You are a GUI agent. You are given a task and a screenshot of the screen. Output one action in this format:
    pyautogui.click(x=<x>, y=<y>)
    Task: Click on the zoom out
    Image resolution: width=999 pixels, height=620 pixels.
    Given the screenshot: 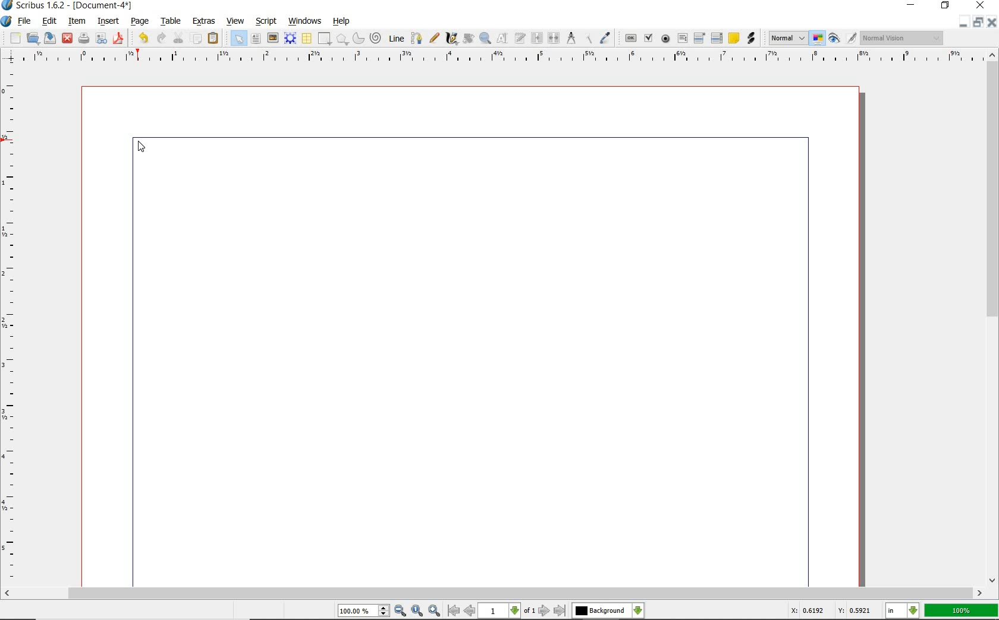 What is the action you would take?
    pyautogui.click(x=401, y=611)
    